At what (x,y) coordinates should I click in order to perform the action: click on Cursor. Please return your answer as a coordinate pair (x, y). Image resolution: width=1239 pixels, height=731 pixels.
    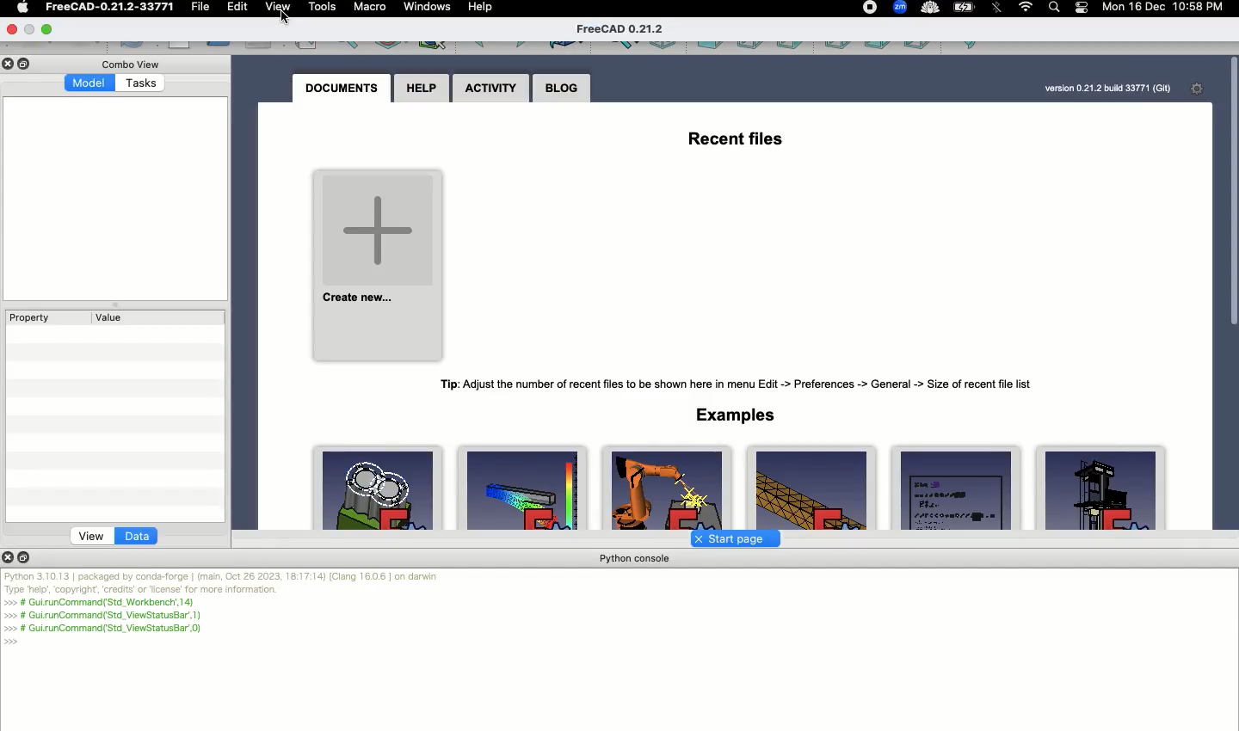
    Looking at the image, I should click on (288, 16).